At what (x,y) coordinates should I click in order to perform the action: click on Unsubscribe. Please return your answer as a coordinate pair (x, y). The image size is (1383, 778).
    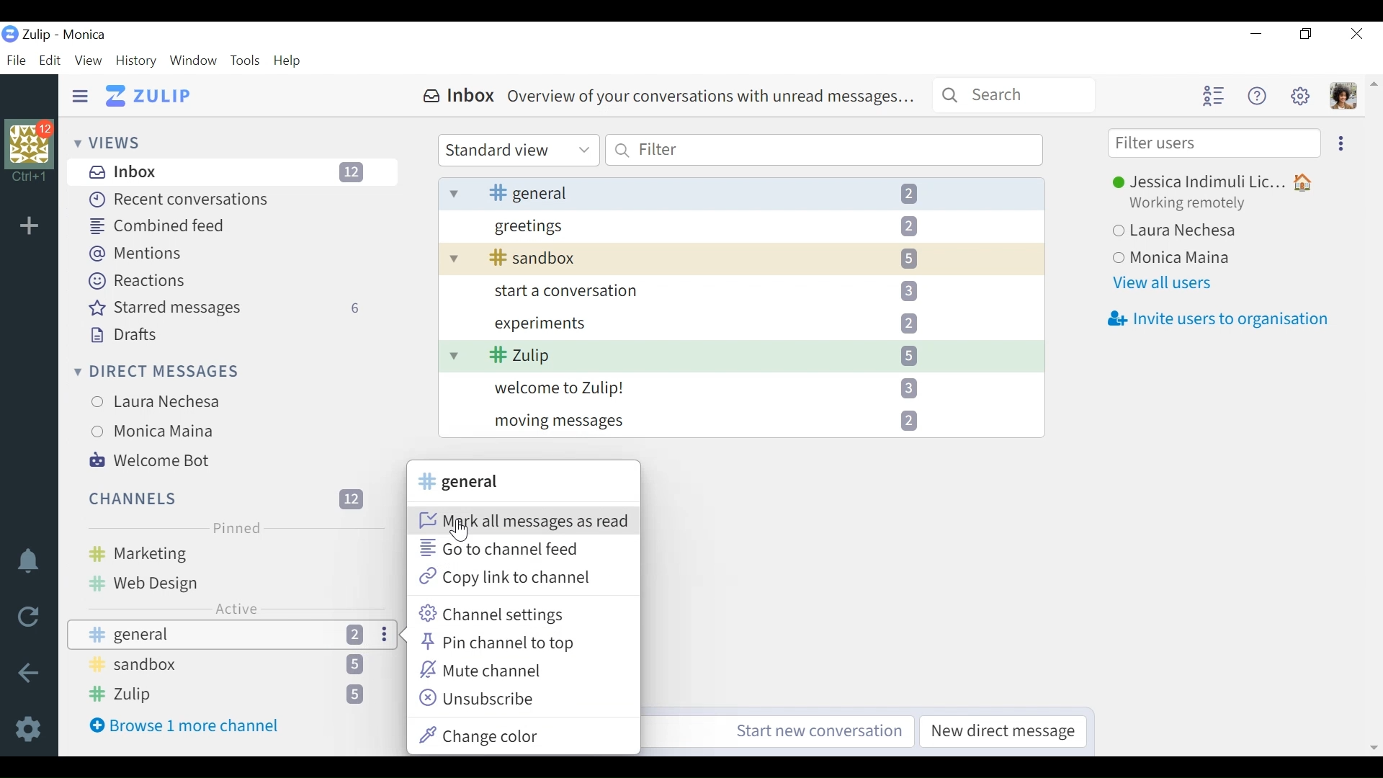
    Looking at the image, I should click on (478, 697).